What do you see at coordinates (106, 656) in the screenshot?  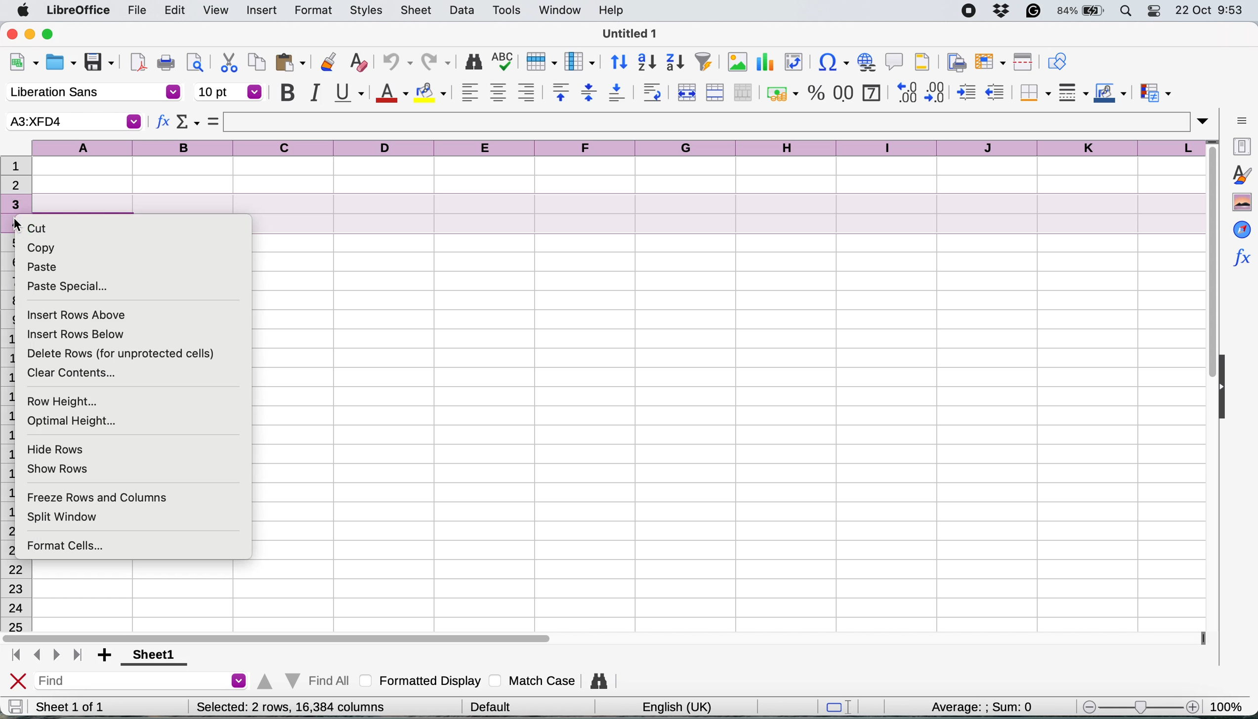 I see `add sheet` at bounding box center [106, 656].